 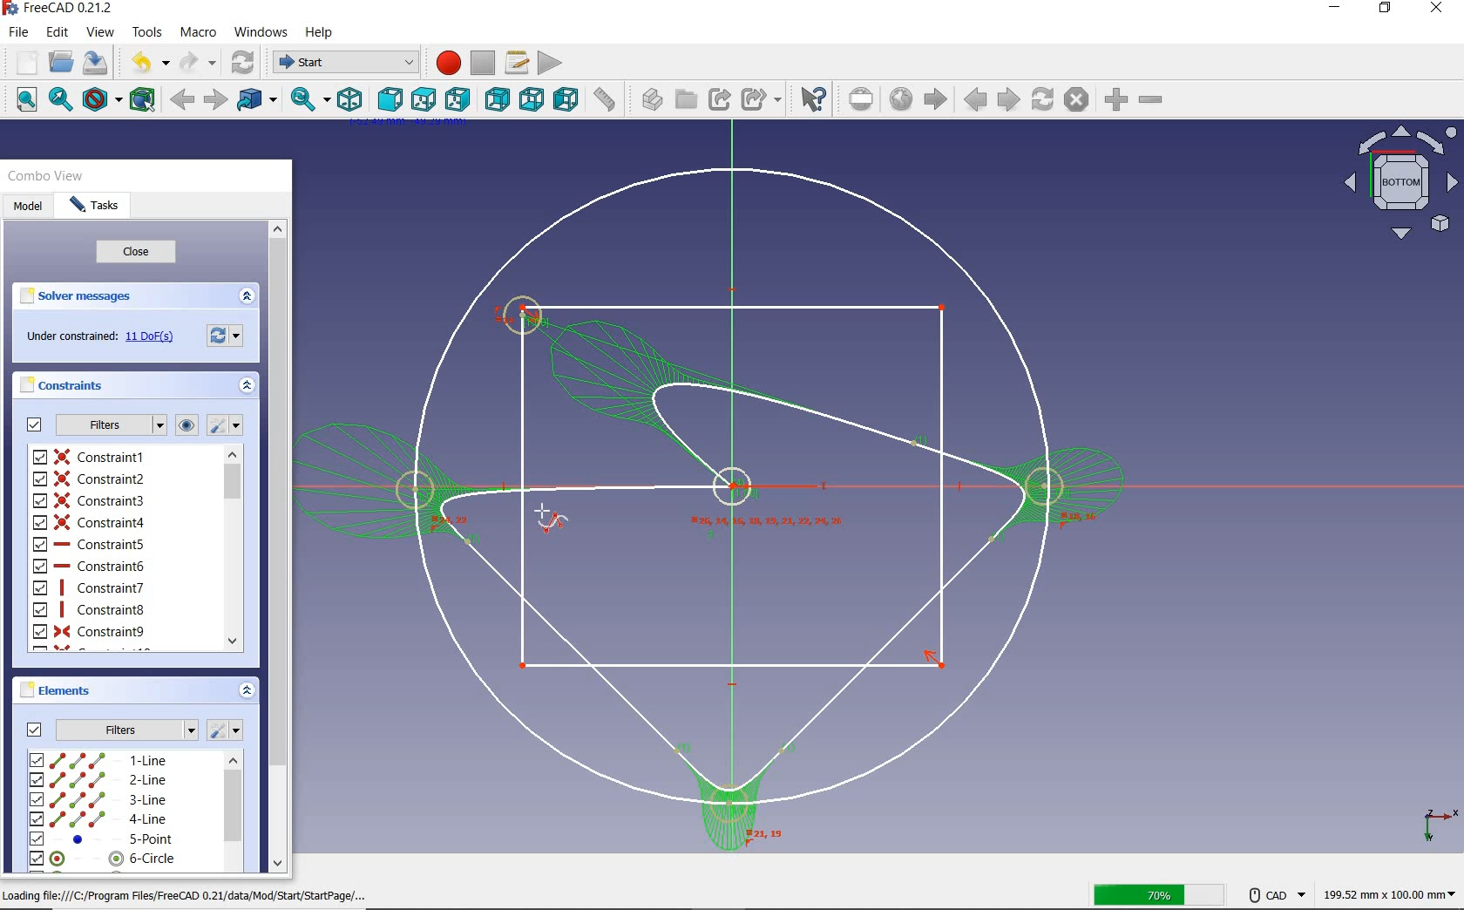 What do you see at coordinates (1399, 183) in the screenshot?
I see `bottom view` at bounding box center [1399, 183].